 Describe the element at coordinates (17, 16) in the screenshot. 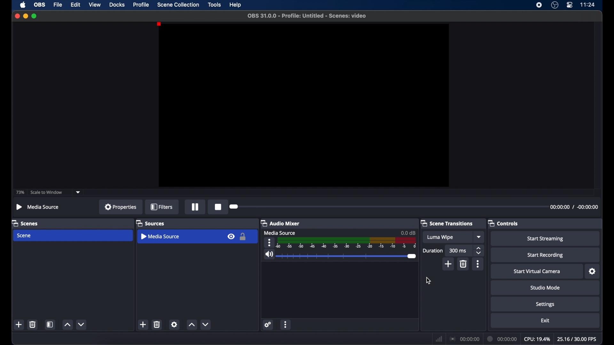

I see `close` at that location.